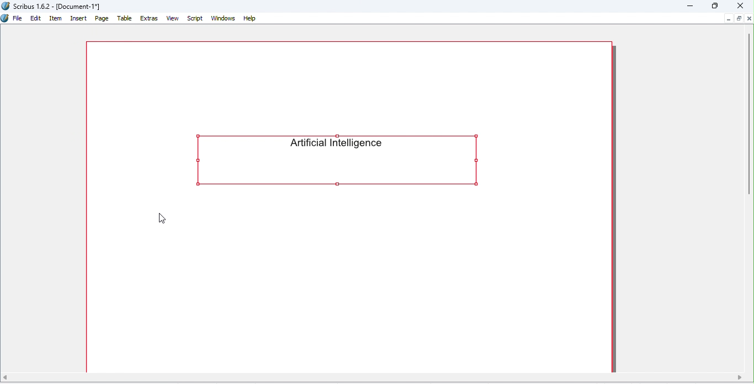  What do you see at coordinates (78, 18) in the screenshot?
I see `Insert` at bounding box center [78, 18].